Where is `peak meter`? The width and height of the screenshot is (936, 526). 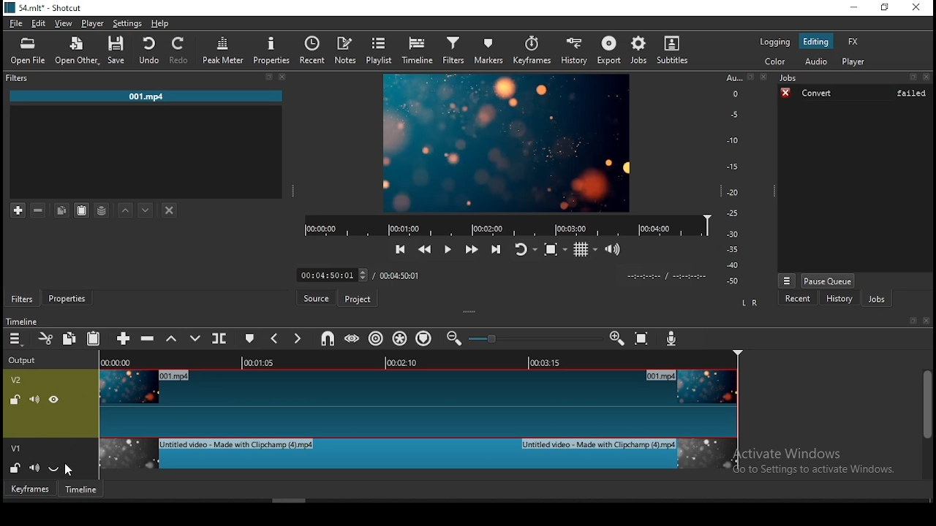
peak meter is located at coordinates (222, 50).